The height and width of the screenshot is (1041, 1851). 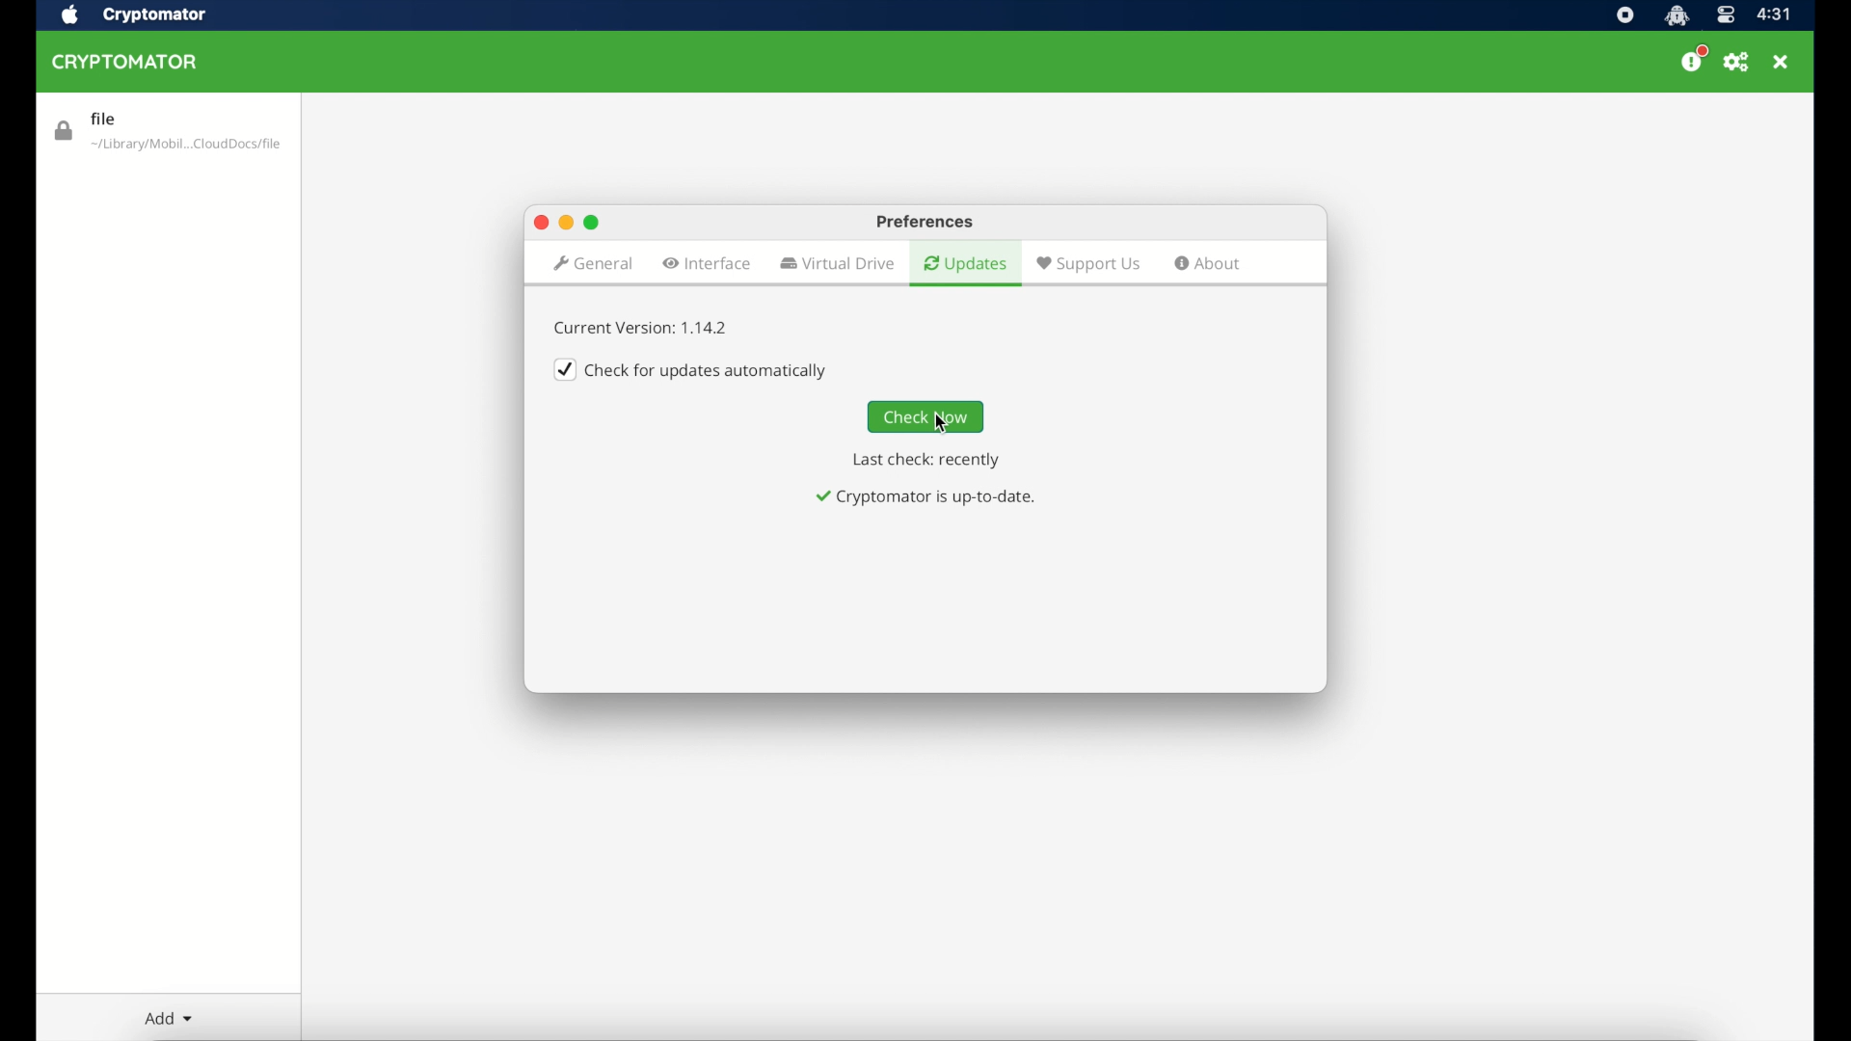 What do you see at coordinates (592, 263) in the screenshot?
I see `general` at bounding box center [592, 263].